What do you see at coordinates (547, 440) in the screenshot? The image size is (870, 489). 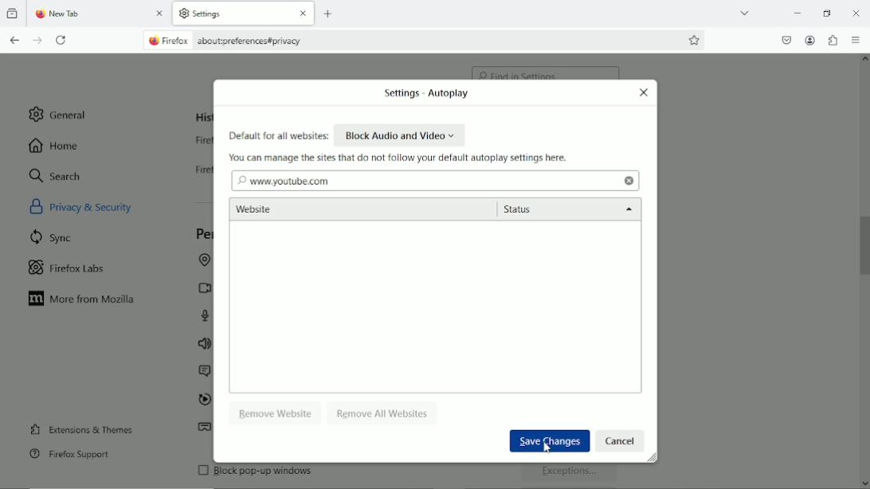 I see `save changes` at bounding box center [547, 440].